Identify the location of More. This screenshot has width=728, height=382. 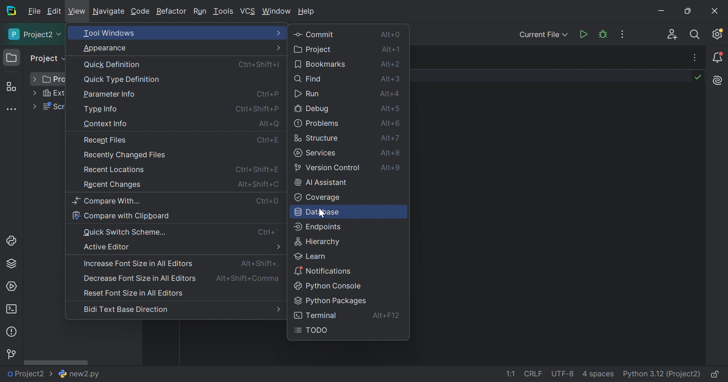
(278, 47).